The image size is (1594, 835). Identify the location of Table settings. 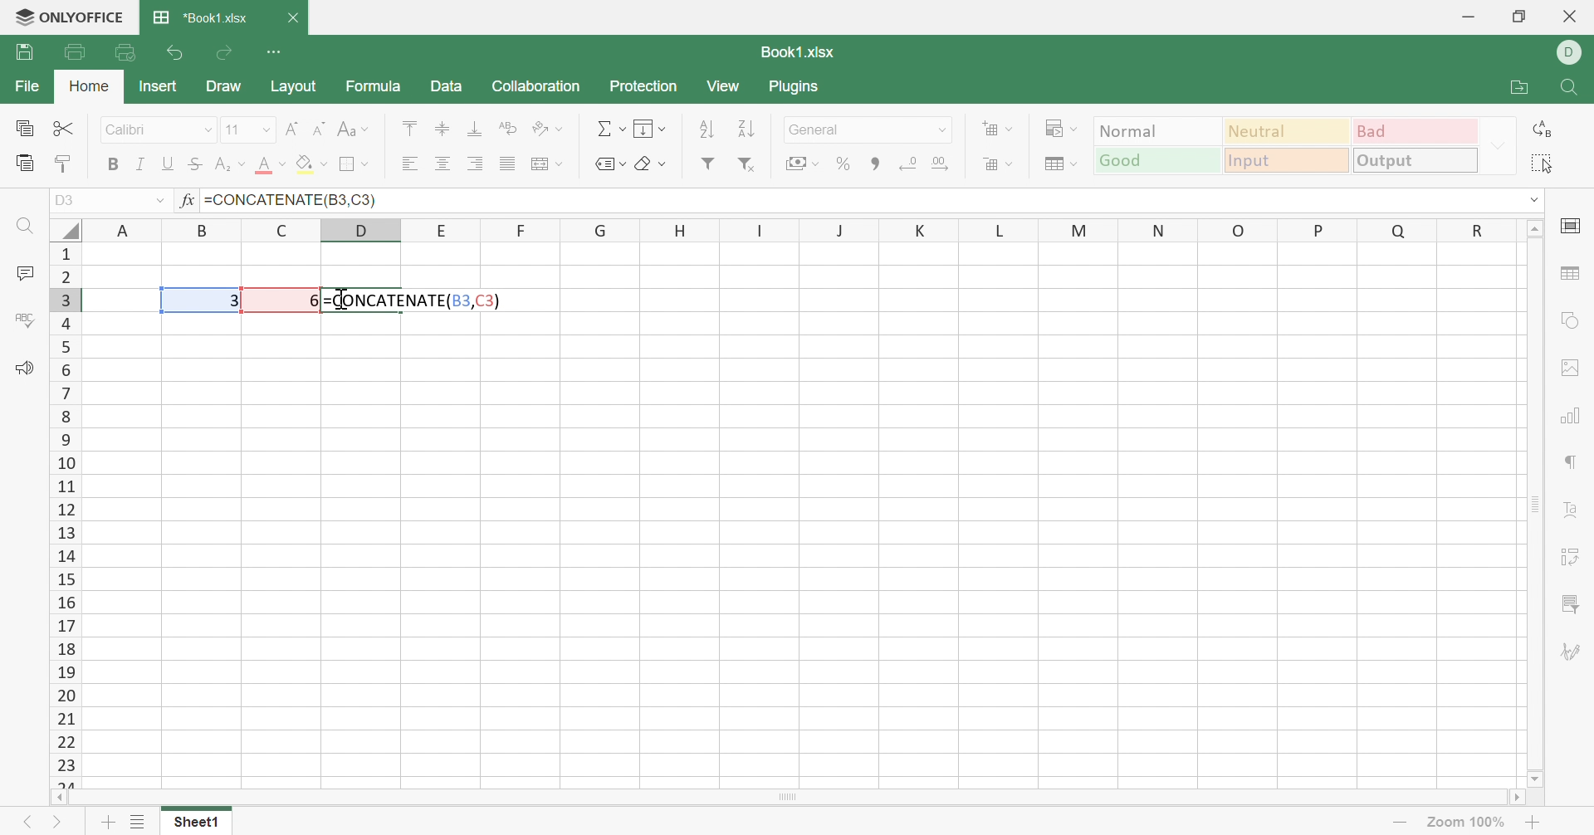
(1568, 272).